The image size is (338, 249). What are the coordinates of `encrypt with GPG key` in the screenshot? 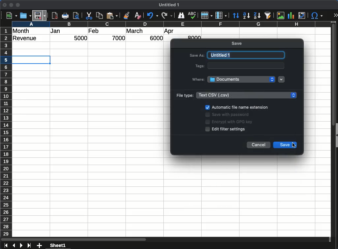 It's located at (232, 123).